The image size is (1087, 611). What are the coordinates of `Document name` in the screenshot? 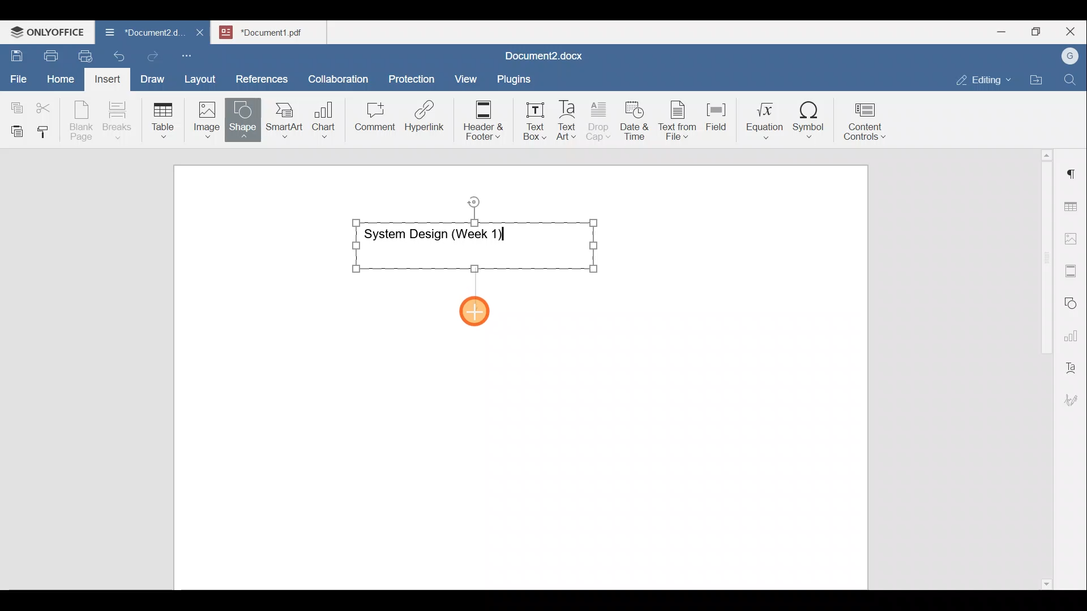 It's located at (138, 34).